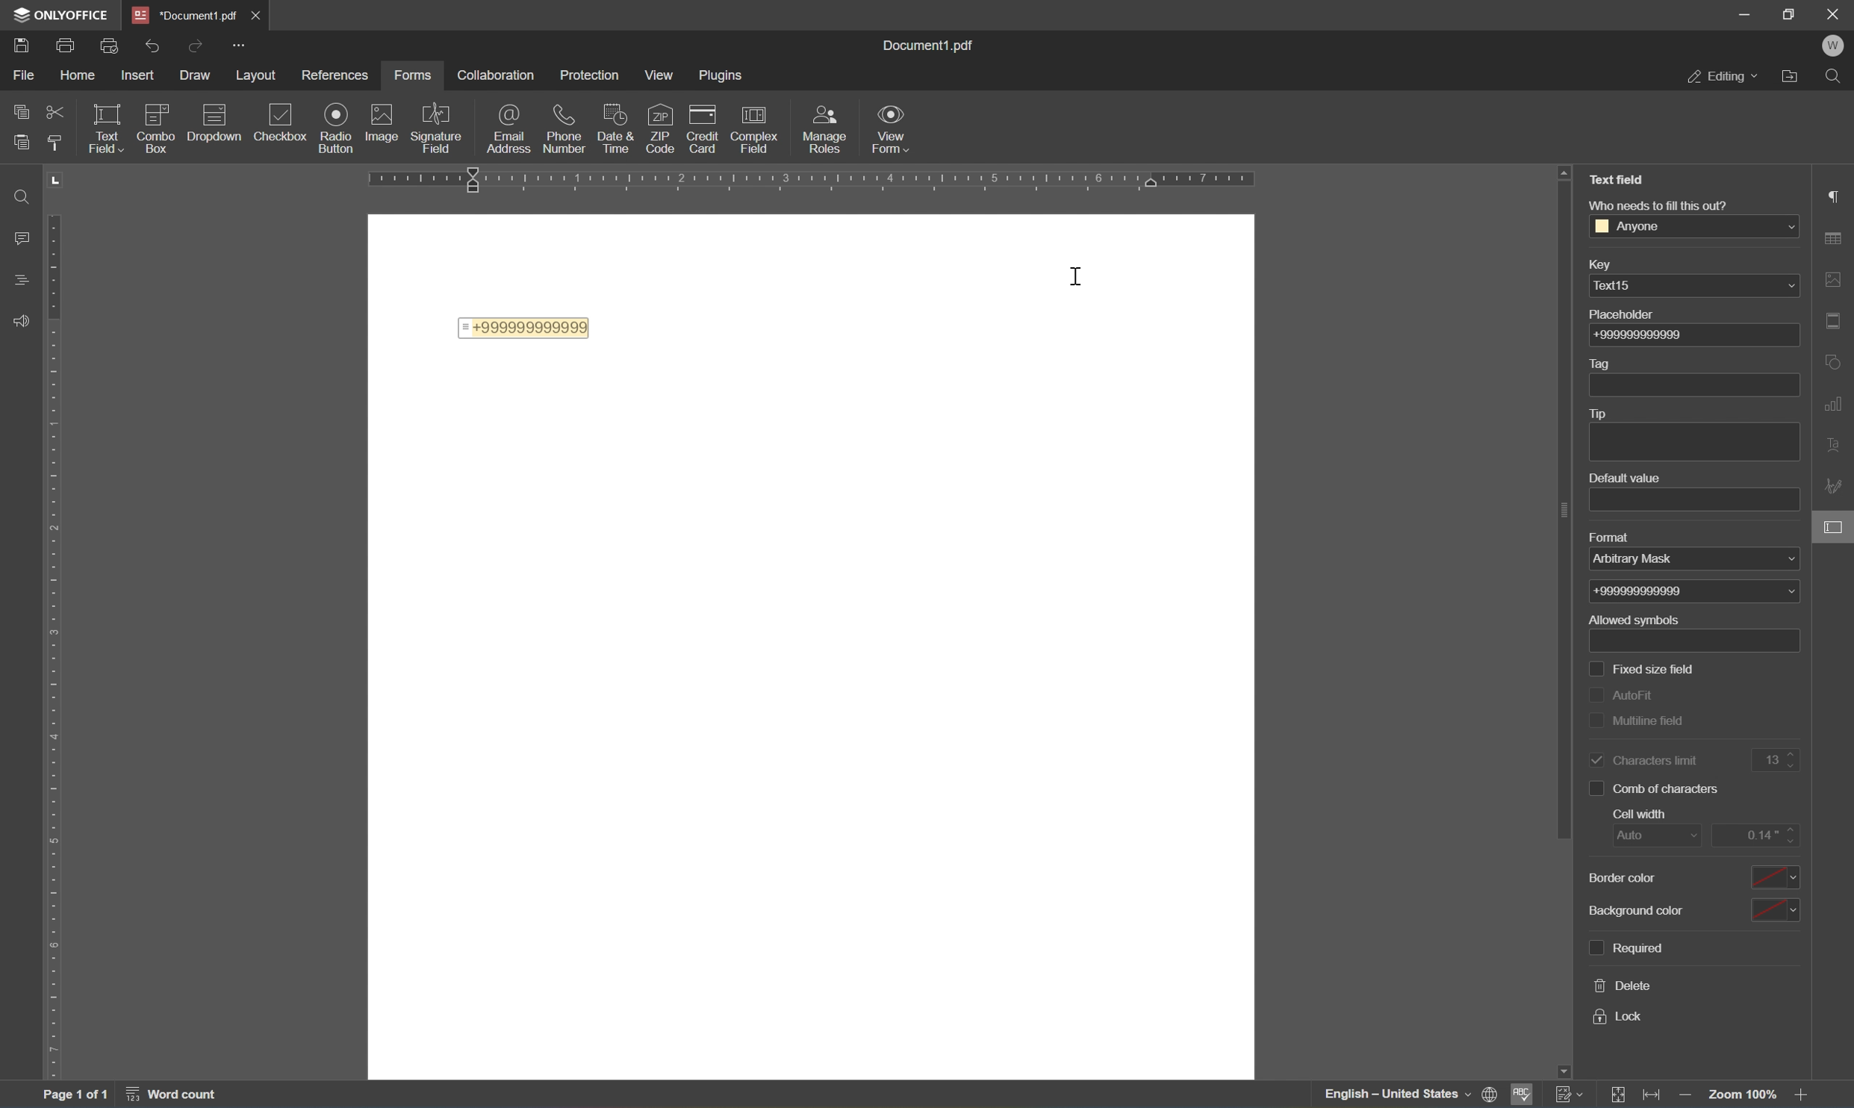 This screenshot has height=1108, width=1854. Describe the element at coordinates (1657, 205) in the screenshot. I see `who needs to fill this out?` at that location.